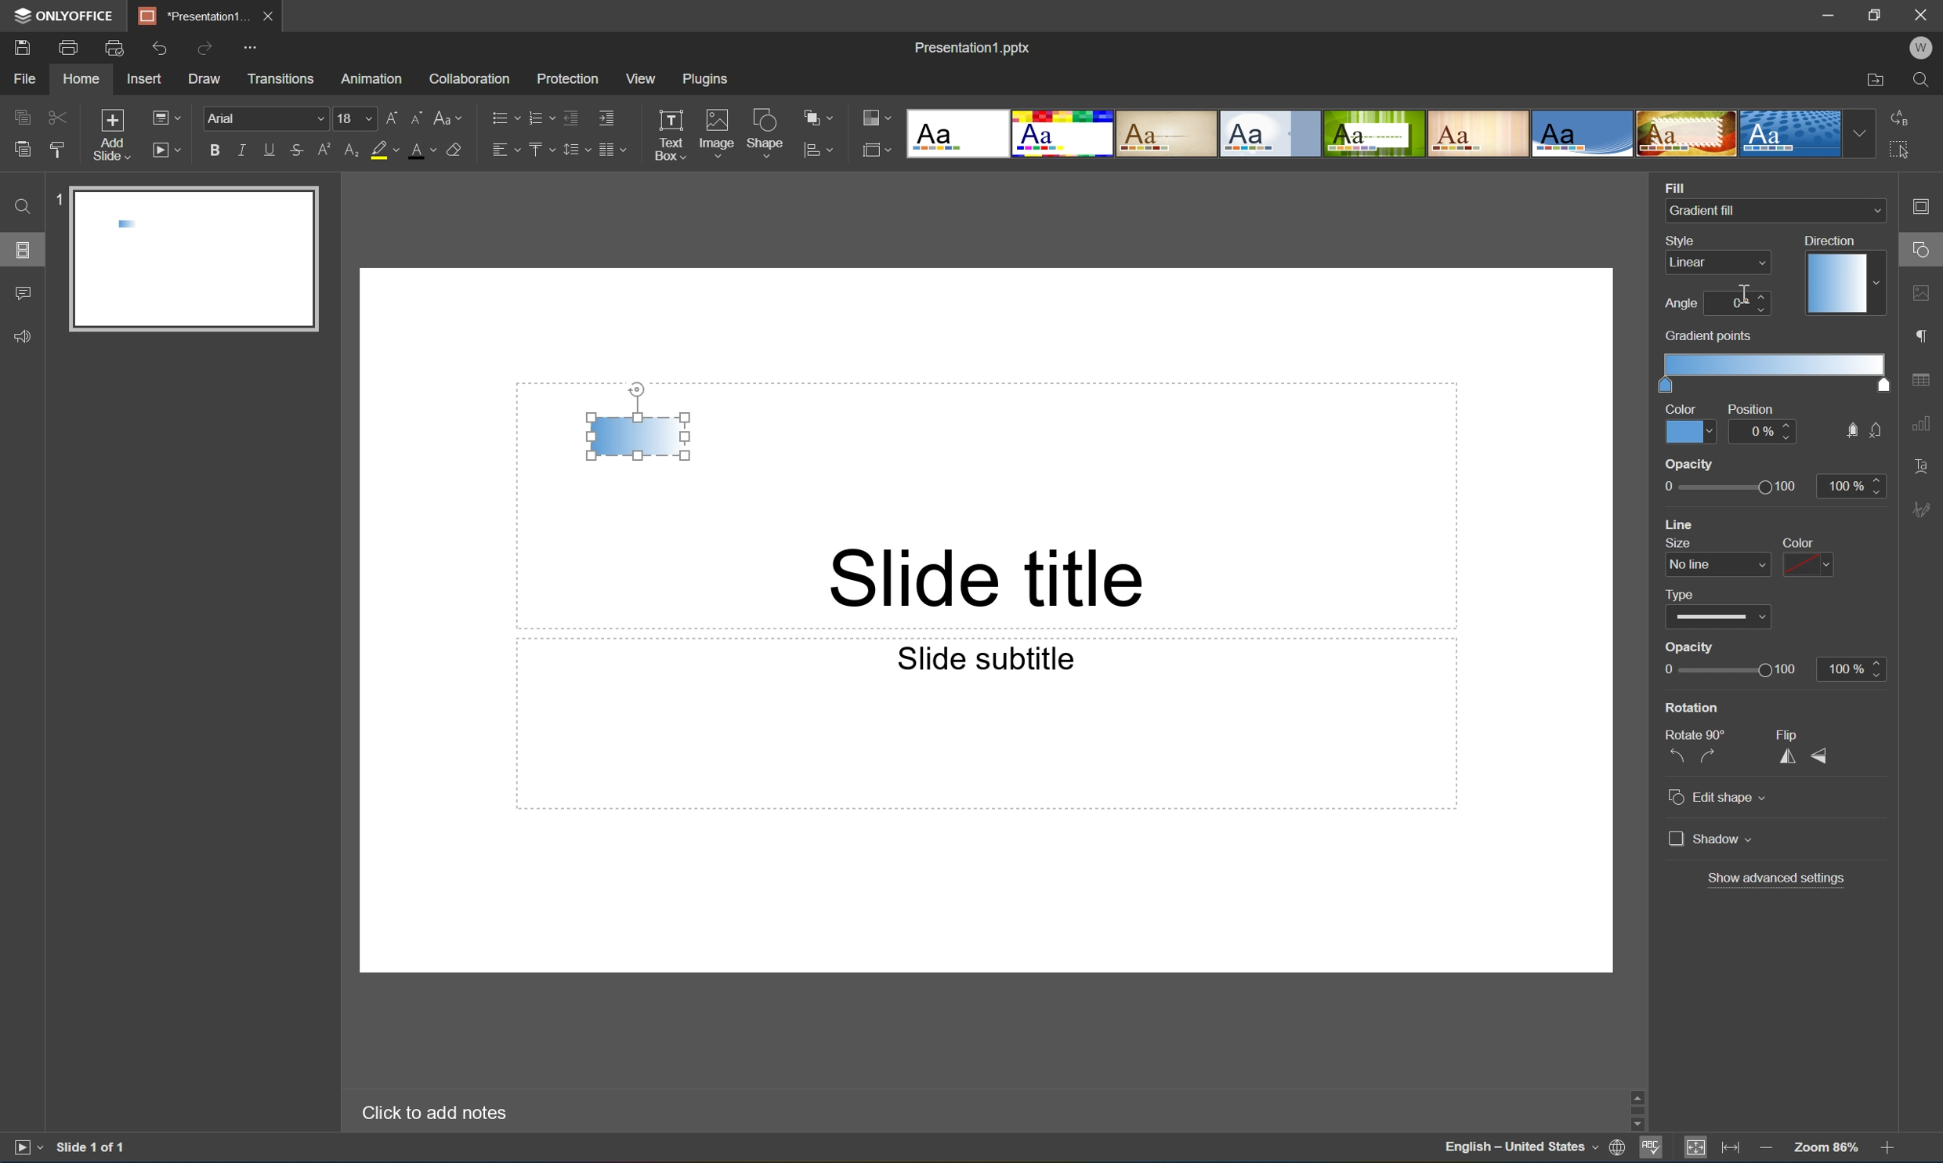 The height and width of the screenshot is (1163, 1943). What do you see at coordinates (1720, 799) in the screenshot?
I see `Edit shape` at bounding box center [1720, 799].